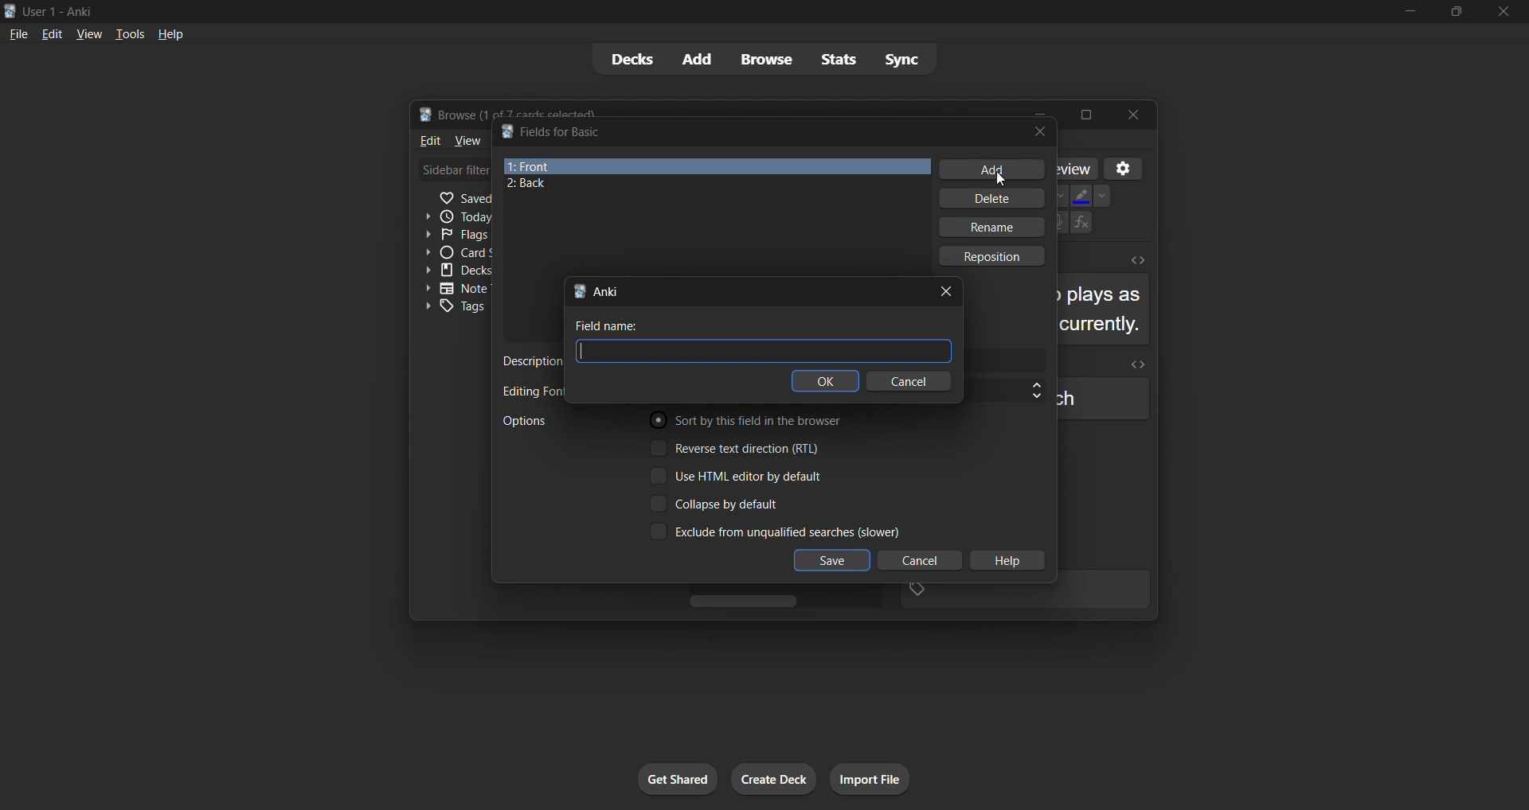  I want to click on reposition field, so click(998, 256).